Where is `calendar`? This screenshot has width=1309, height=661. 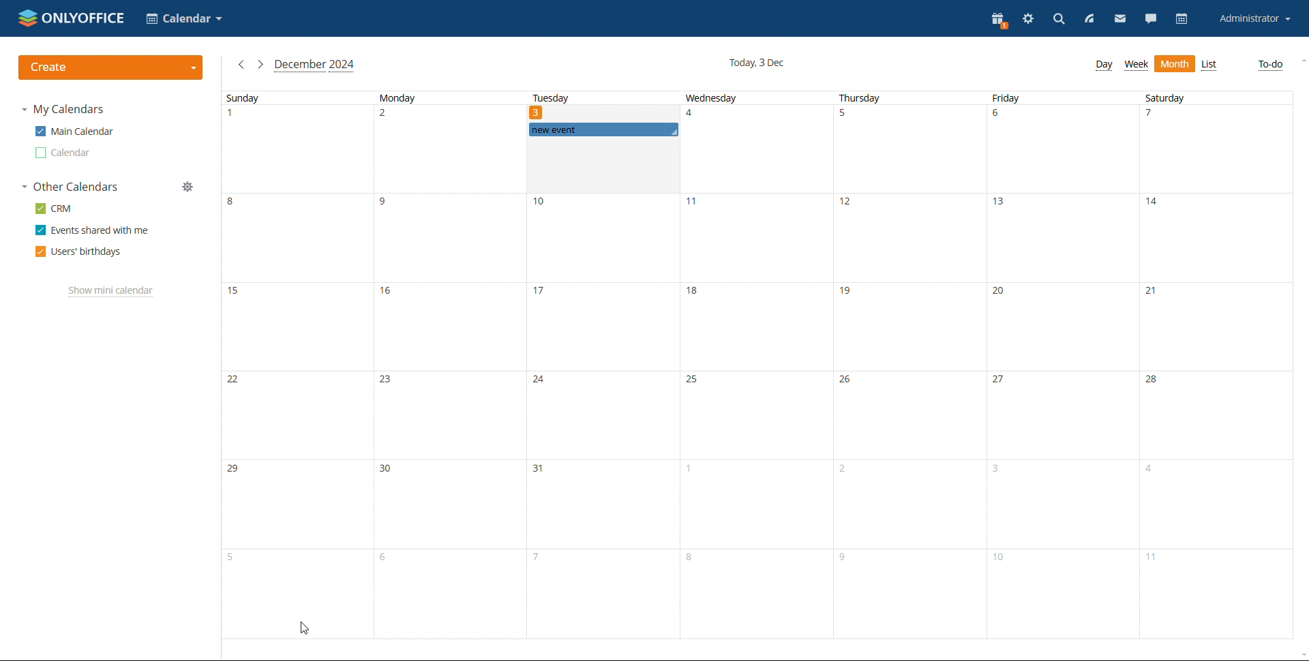
calendar is located at coordinates (1184, 19).